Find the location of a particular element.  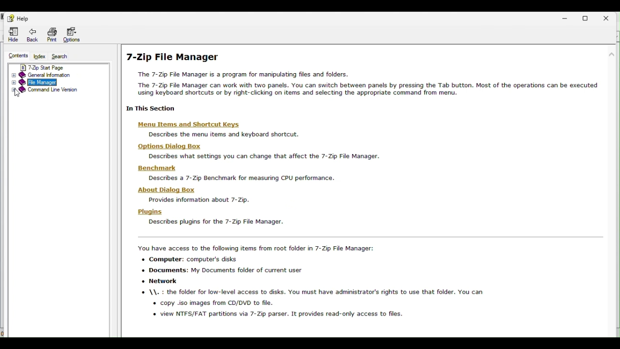

Contents is located at coordinates (17, 54).